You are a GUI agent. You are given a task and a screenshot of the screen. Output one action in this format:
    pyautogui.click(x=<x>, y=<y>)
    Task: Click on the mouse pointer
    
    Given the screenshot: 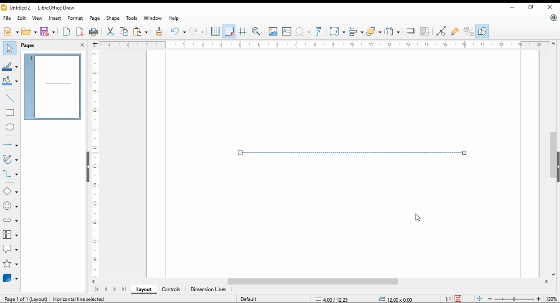 What is the action you would take?
    pyautogui.click(x=416, y=216)
    